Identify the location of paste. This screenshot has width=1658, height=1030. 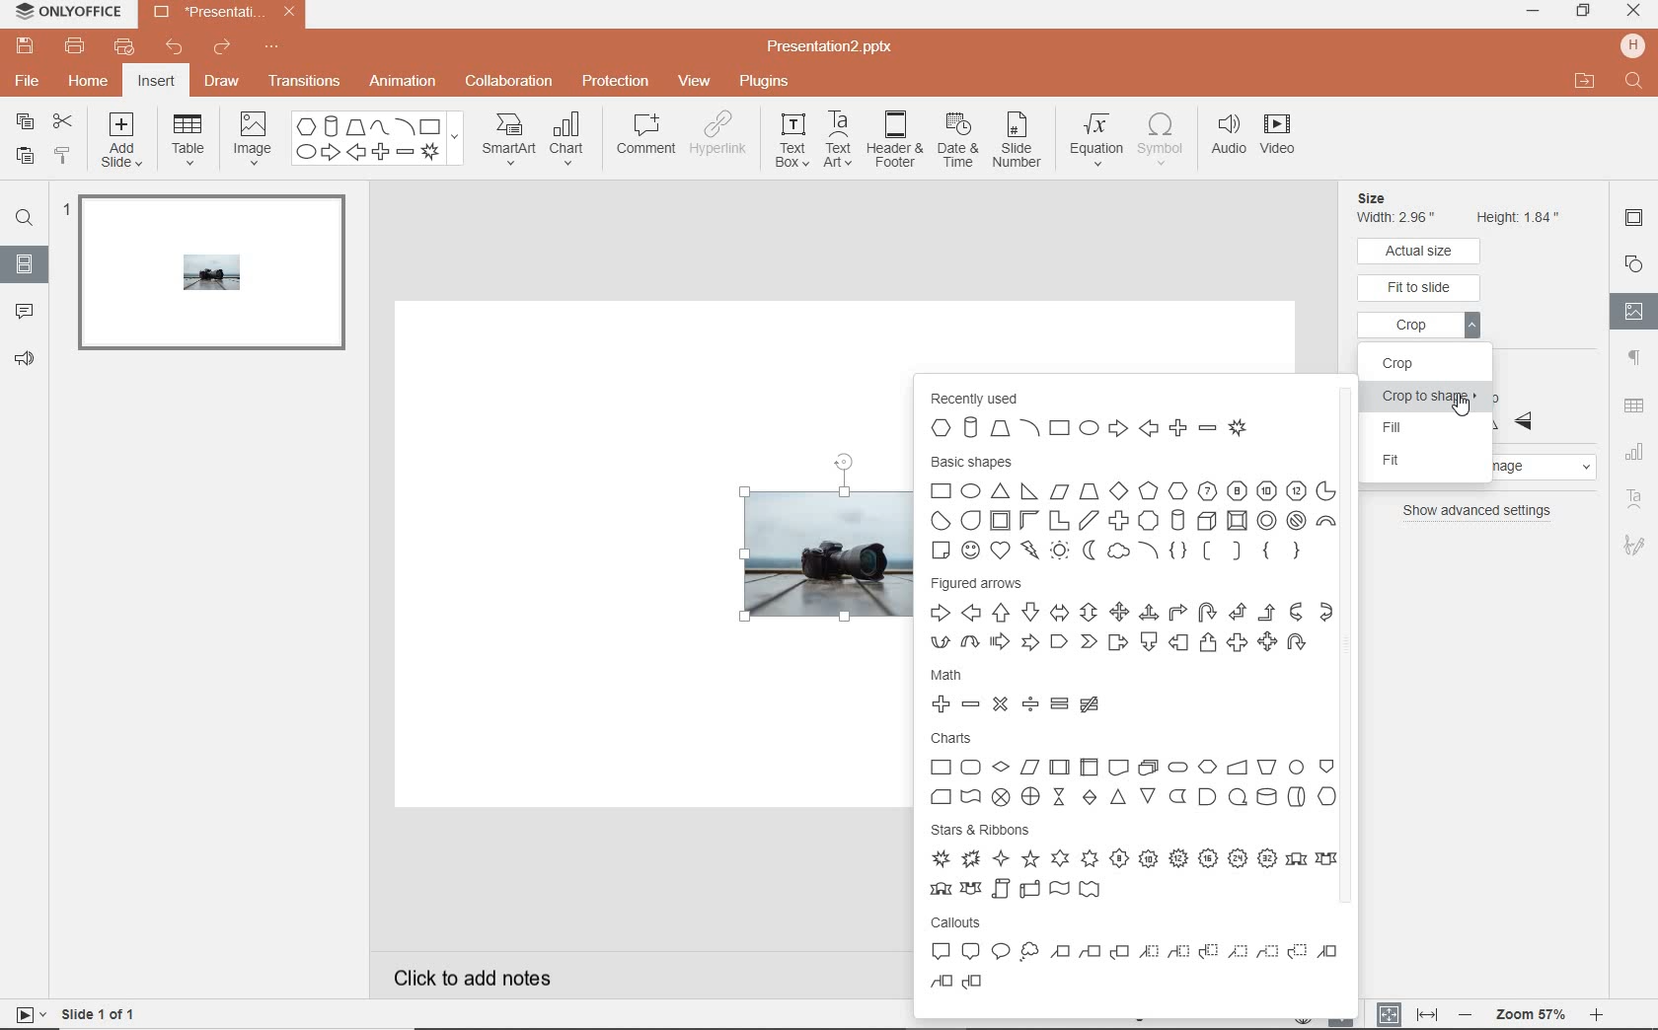
(22, 155).